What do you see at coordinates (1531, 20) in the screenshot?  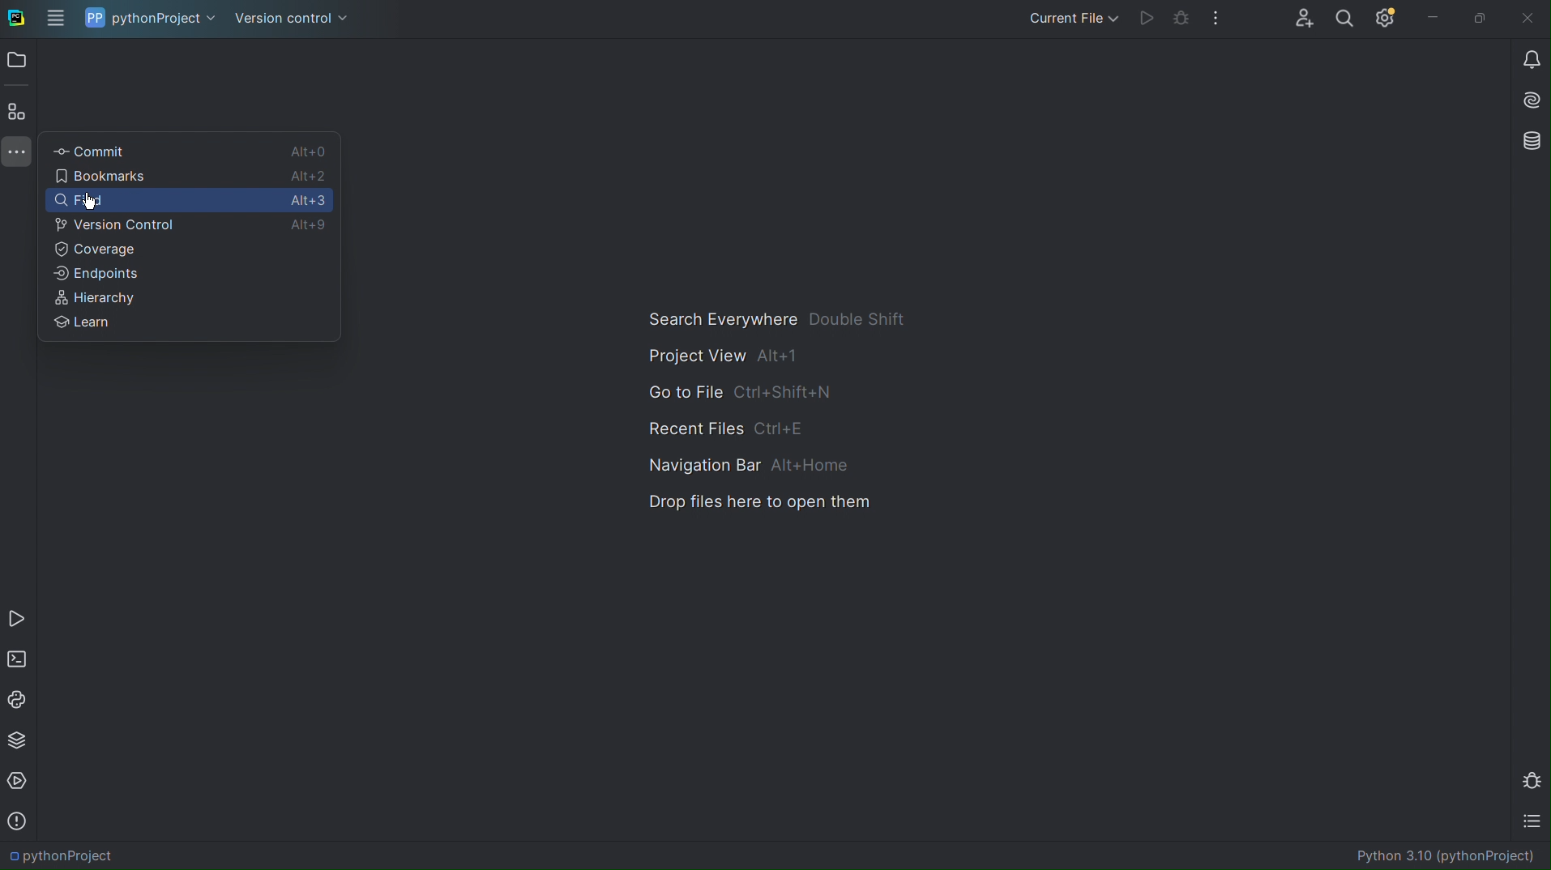 I see `Close` at bounding box center [1531, 20].